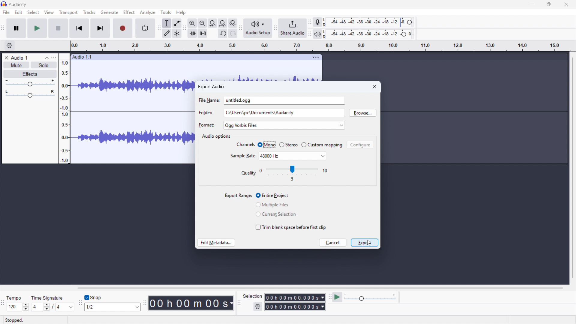 The image size is (576, 324). I want to click on Audio channel selected as mono , so click(266, 145).